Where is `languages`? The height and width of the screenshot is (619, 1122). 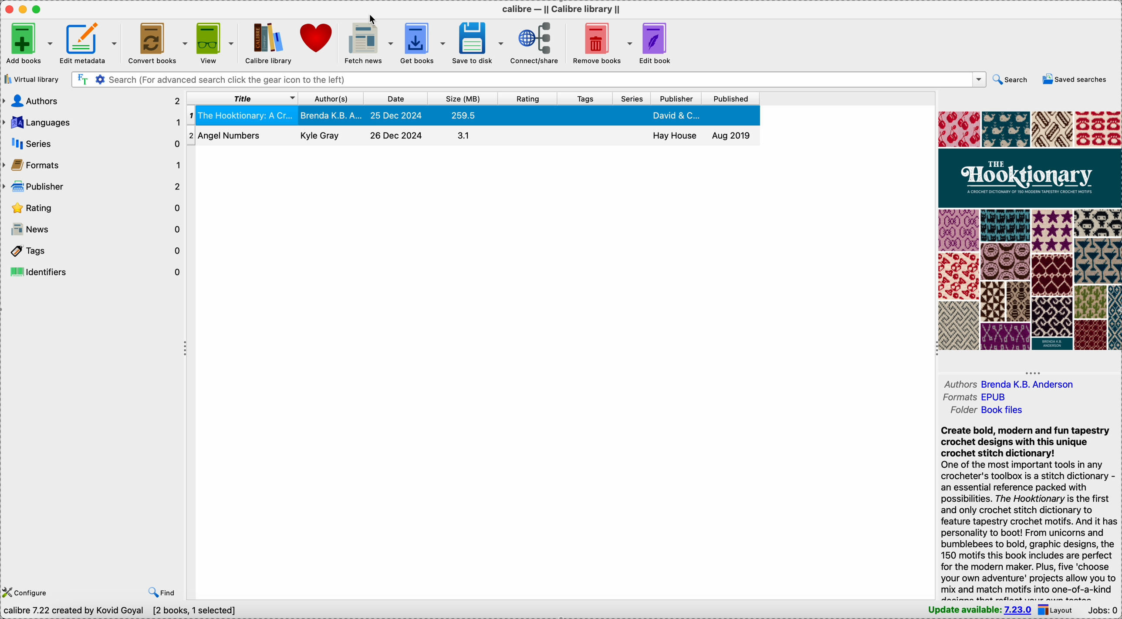 languages is located at coordinates (92, 123).